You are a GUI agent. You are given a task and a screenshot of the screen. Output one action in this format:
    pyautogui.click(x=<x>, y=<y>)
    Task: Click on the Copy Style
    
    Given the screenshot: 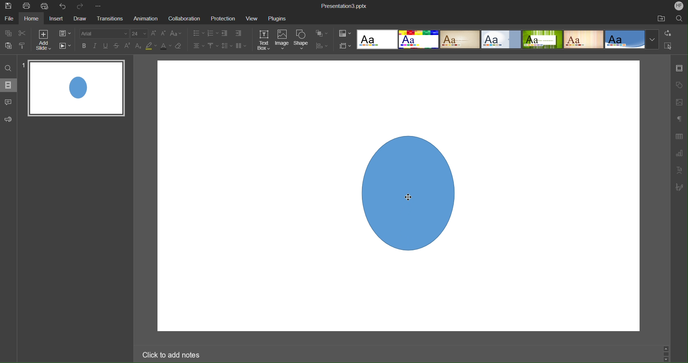 What is the action you would take?
    pyautogui.click(x=23, y=46)
    